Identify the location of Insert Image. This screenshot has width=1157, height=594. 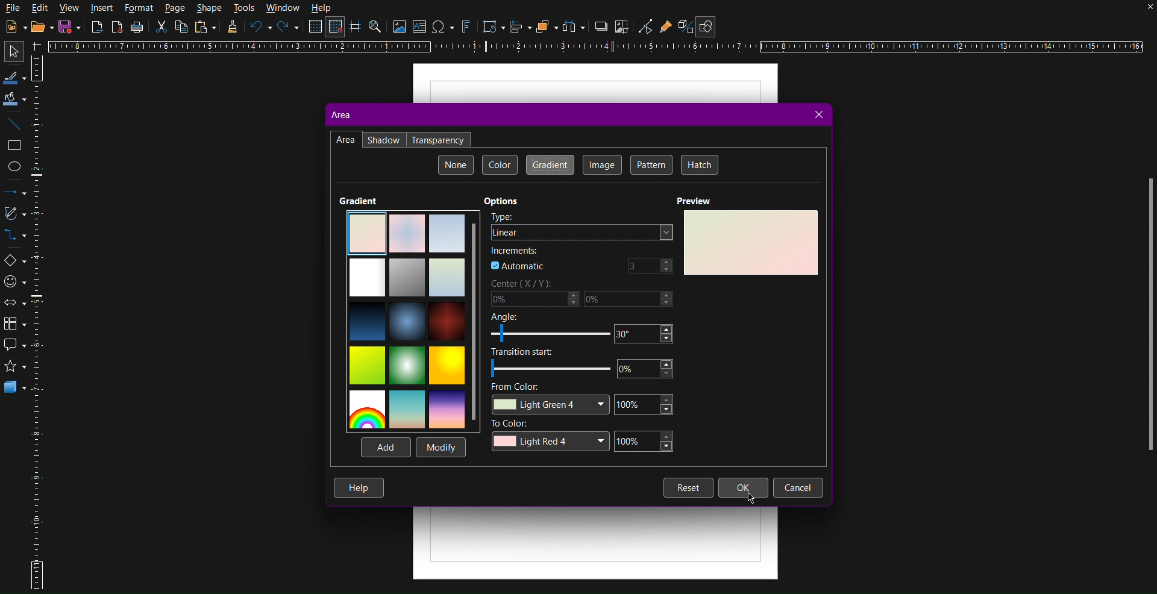
(400, 28).